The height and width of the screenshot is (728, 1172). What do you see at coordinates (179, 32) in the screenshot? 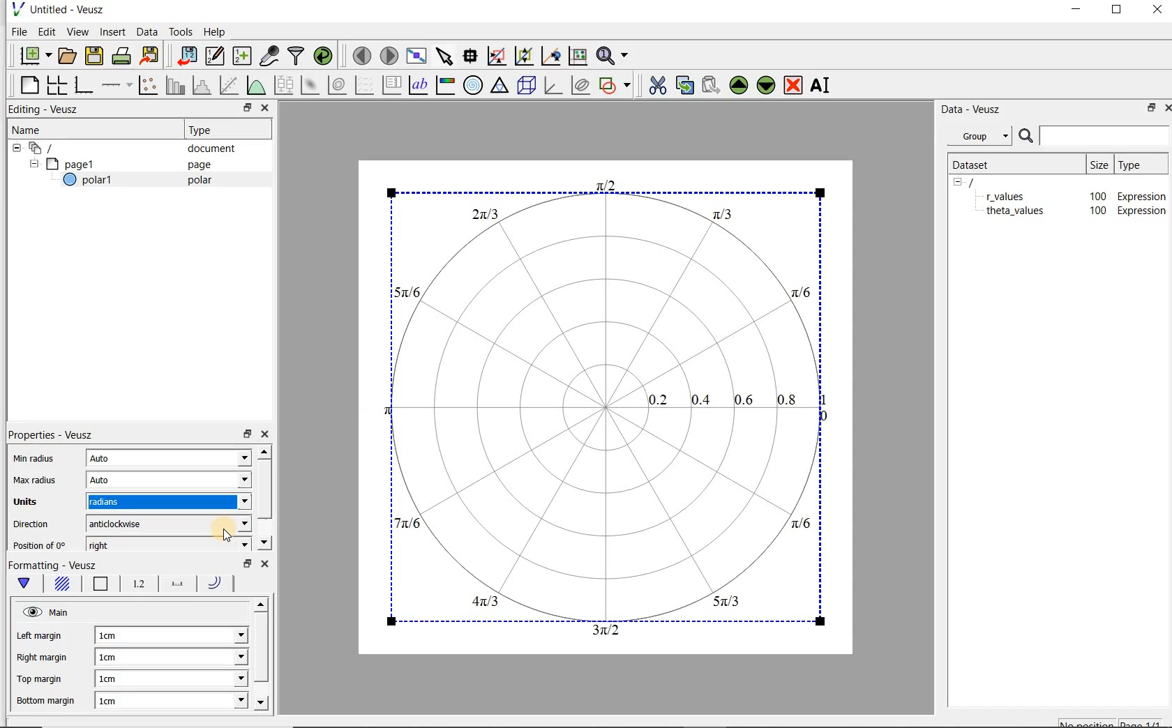
I see `Tools` at bounding box center [179, 32].